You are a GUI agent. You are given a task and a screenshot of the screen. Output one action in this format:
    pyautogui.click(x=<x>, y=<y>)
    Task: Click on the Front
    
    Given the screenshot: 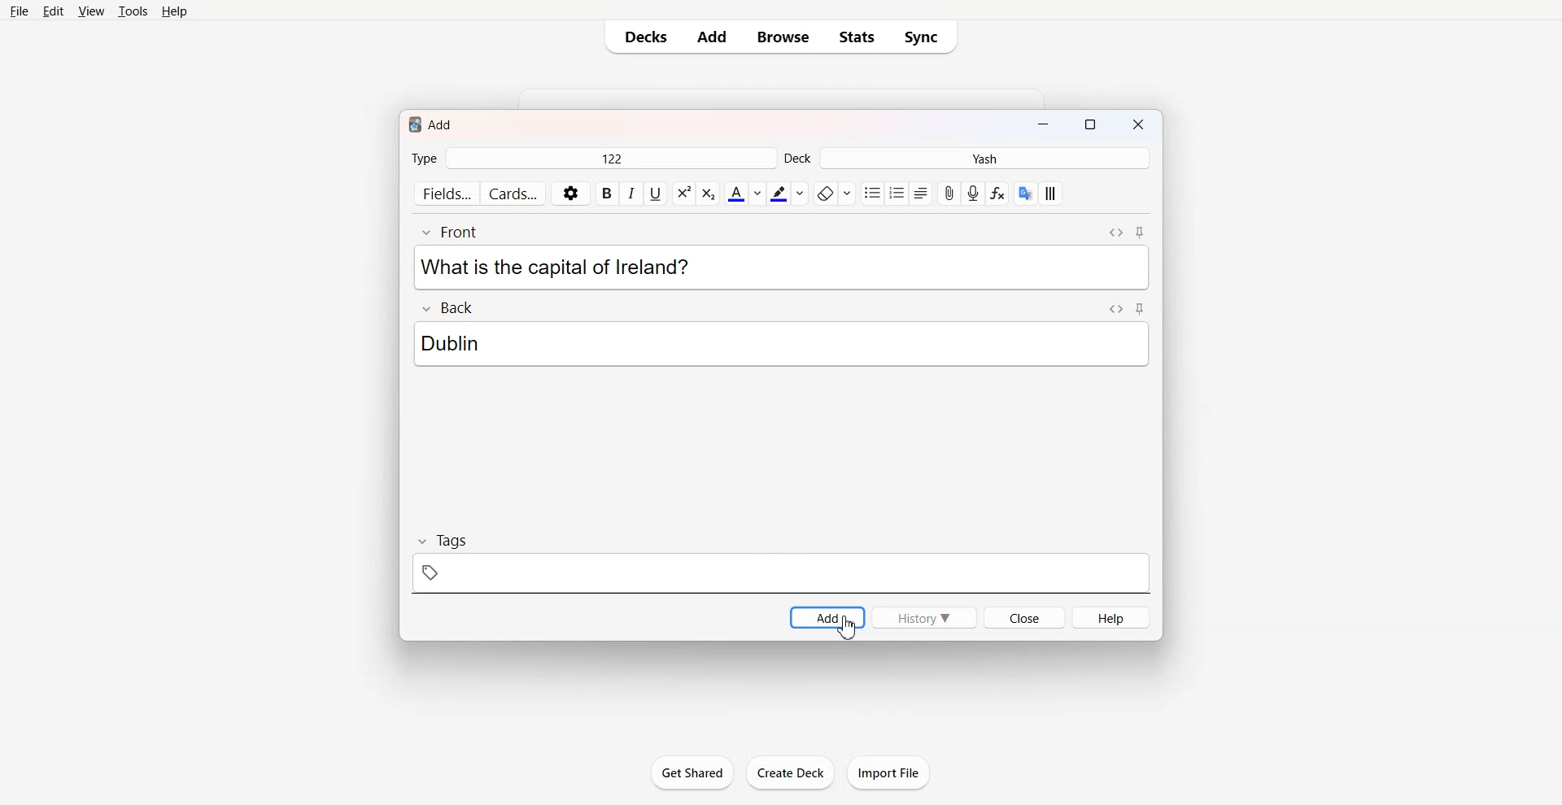 What is the action you would take?
    pyautogui.click(x=455, y=232)
    